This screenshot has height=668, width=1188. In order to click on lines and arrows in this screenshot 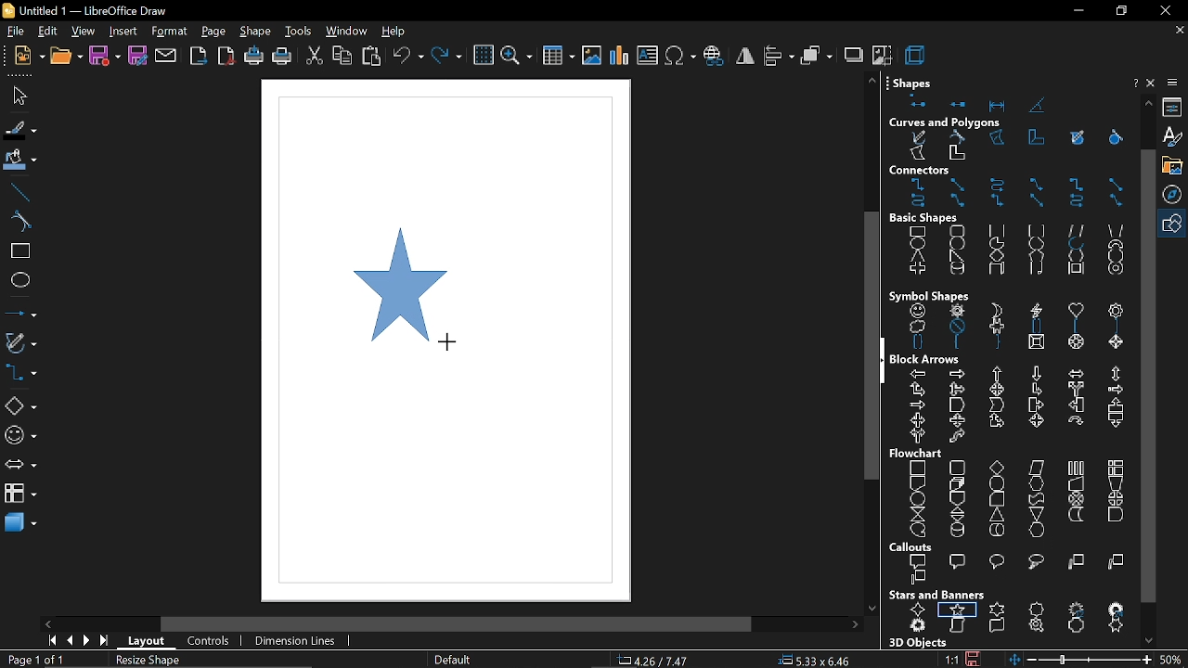, I will do `click(20, 315)`.